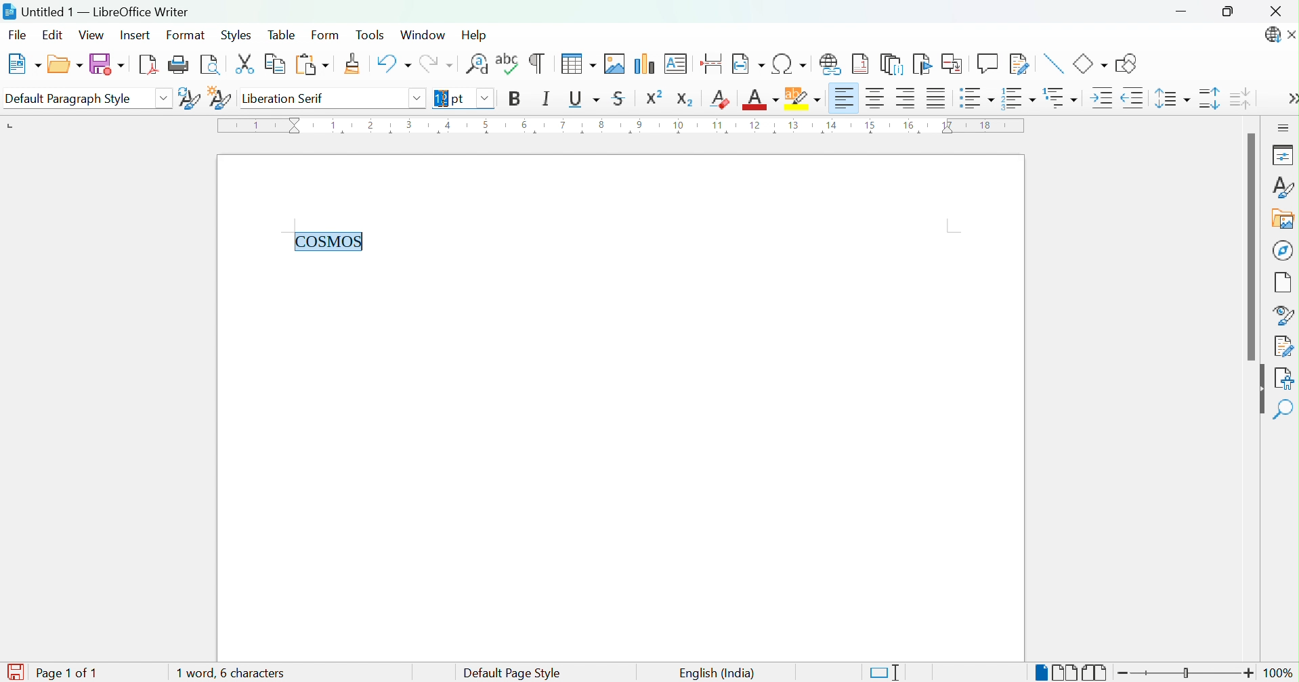 This screenshot has height=682, width=1299. I want to click on Close, so click(1291, 36).